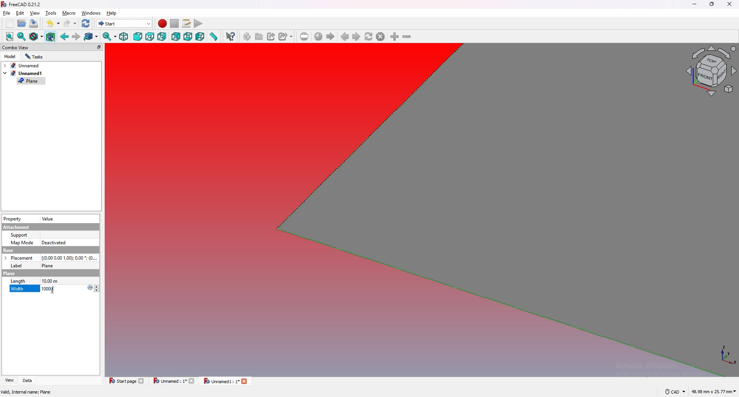 This screenshot has height=397, width=739. What do you see at coordinates (65, 36) in the screenshot?
I see `back` at bounding box center [65, 36].